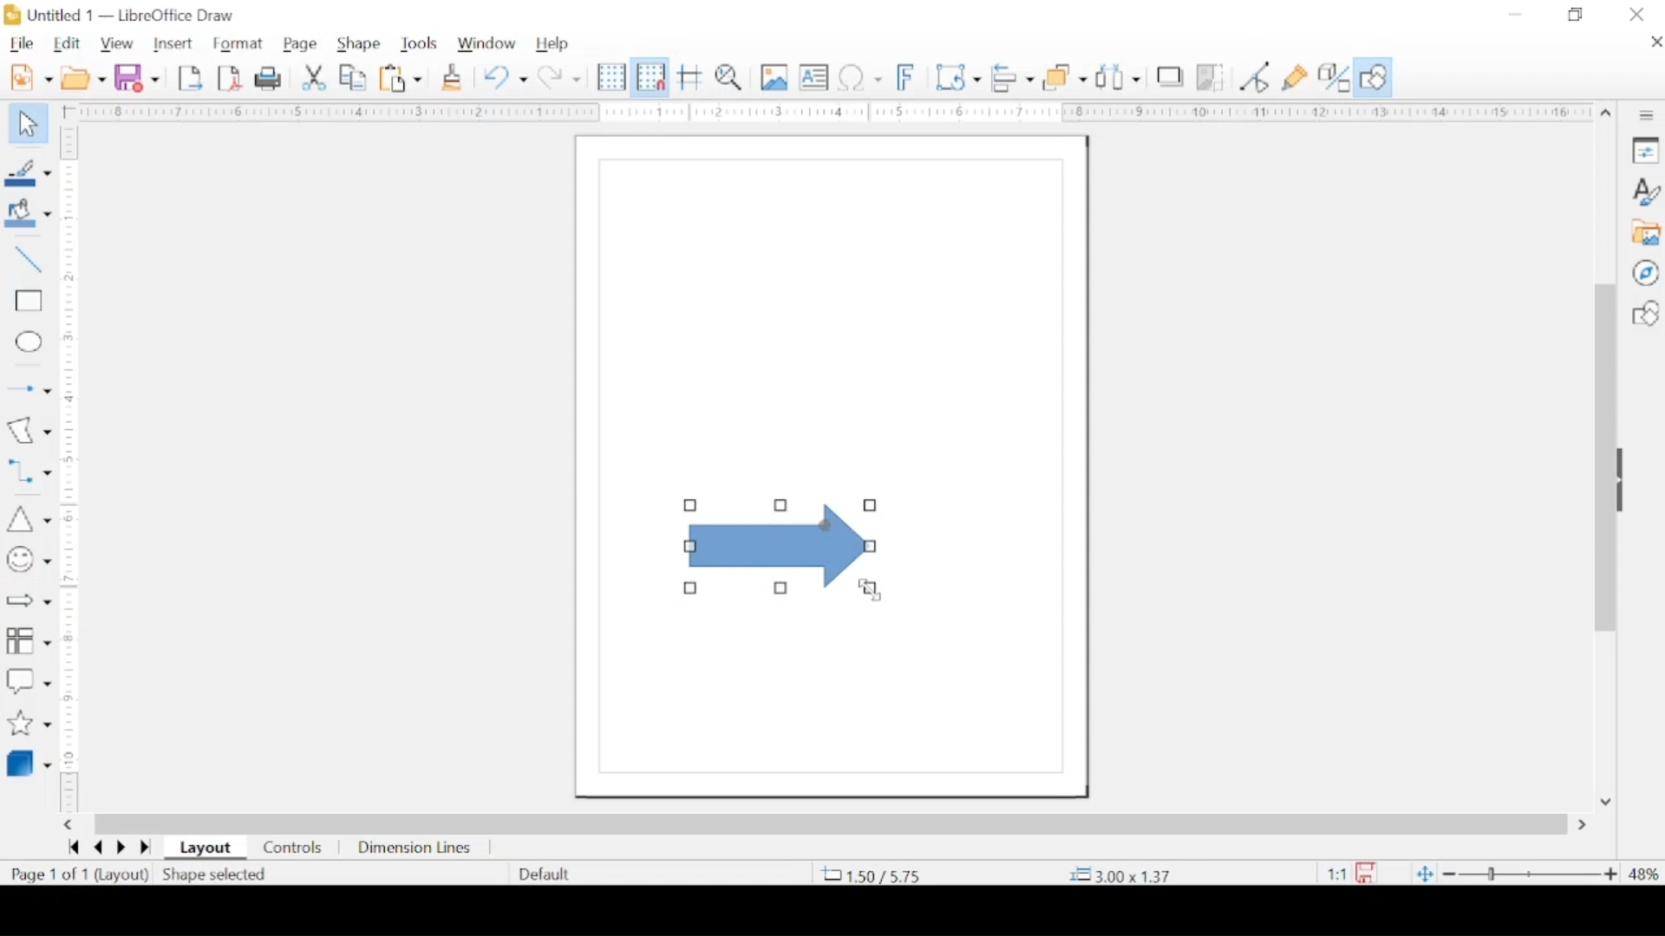 Image resolution: width=1665 pixels, height=936 pixels. What do you see at coordinates (29, 302) in the screenshot?
I see `rectangle` at bounding box center [29, 302].